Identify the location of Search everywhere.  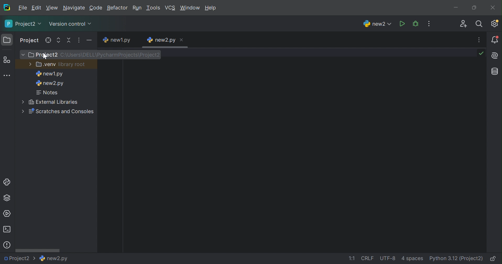
(481, 24).